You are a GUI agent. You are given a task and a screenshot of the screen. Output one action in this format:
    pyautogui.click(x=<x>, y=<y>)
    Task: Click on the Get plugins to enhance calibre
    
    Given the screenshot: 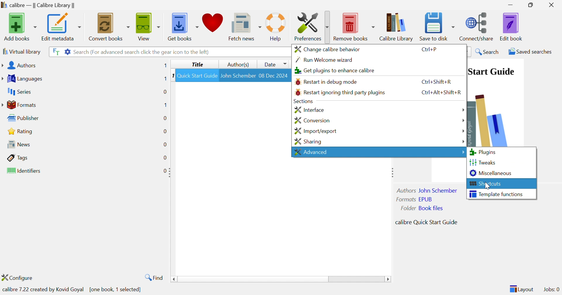 What is the action you would take?
    pyautogui.click(x=333, y=71)
    